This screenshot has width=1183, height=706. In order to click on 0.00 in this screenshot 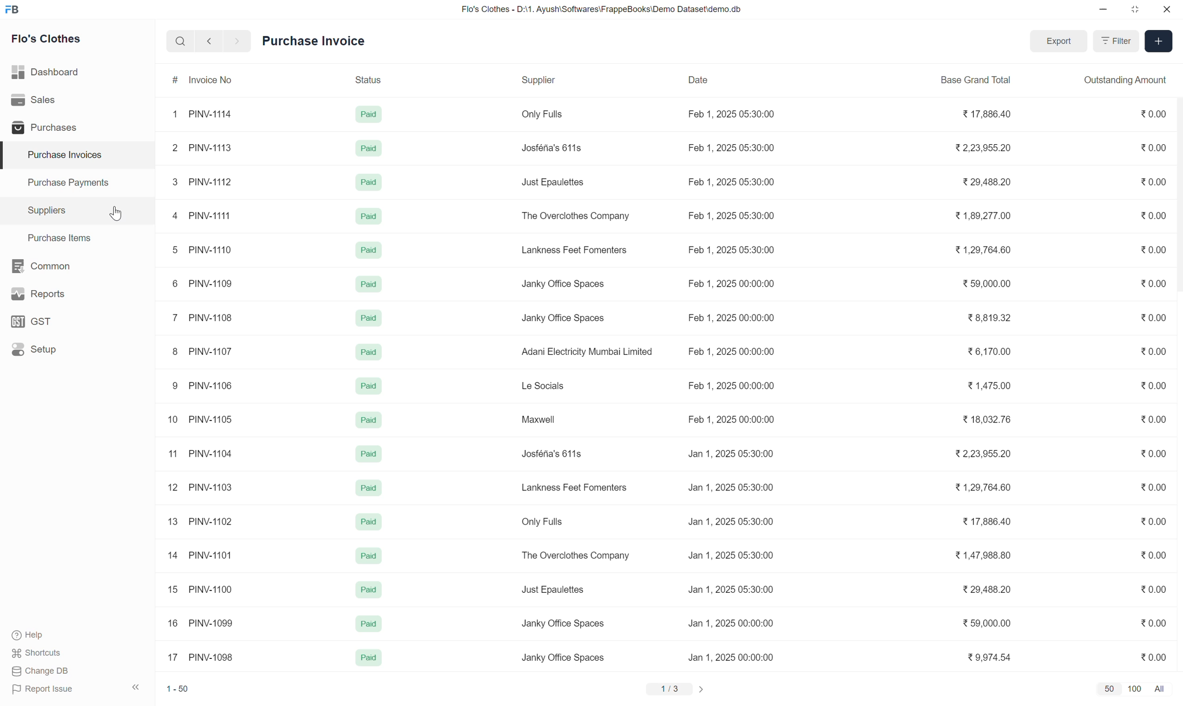, I will do `click(1155, 623)`.